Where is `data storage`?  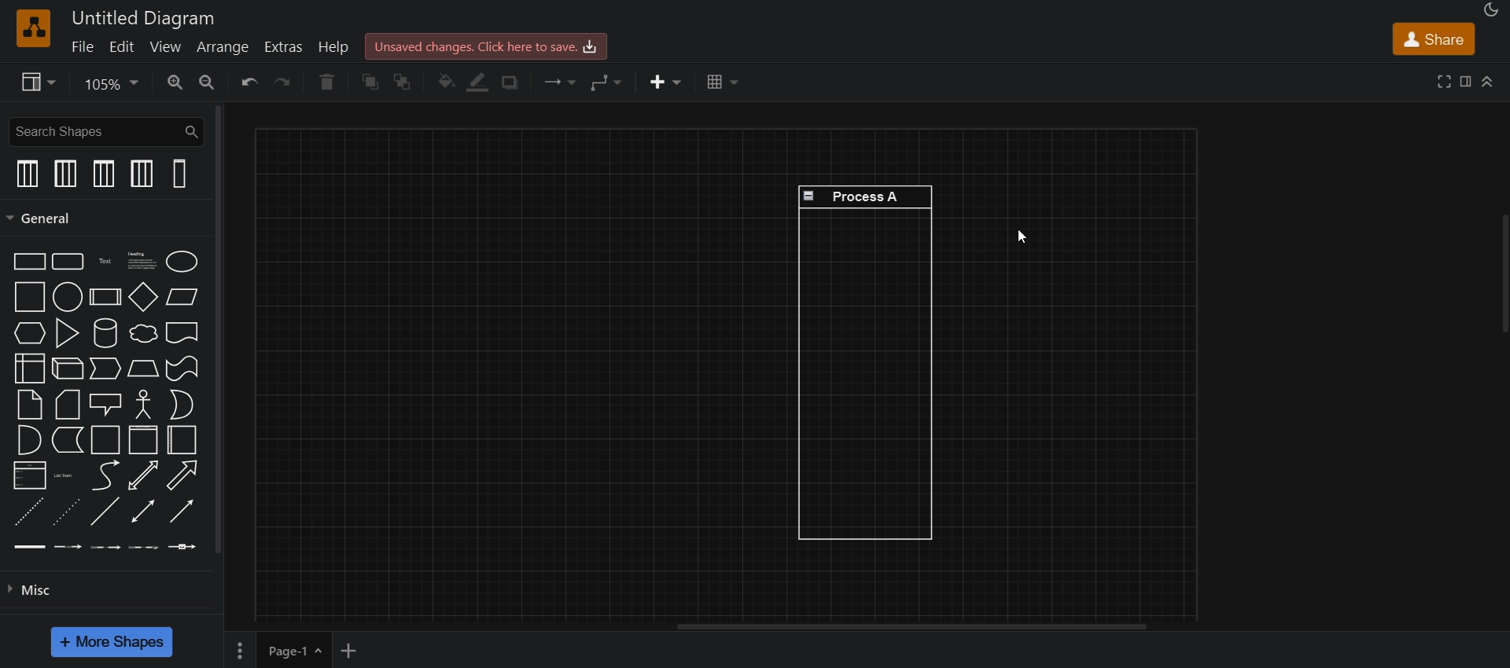 data storage is located at coordinates (67, 442).